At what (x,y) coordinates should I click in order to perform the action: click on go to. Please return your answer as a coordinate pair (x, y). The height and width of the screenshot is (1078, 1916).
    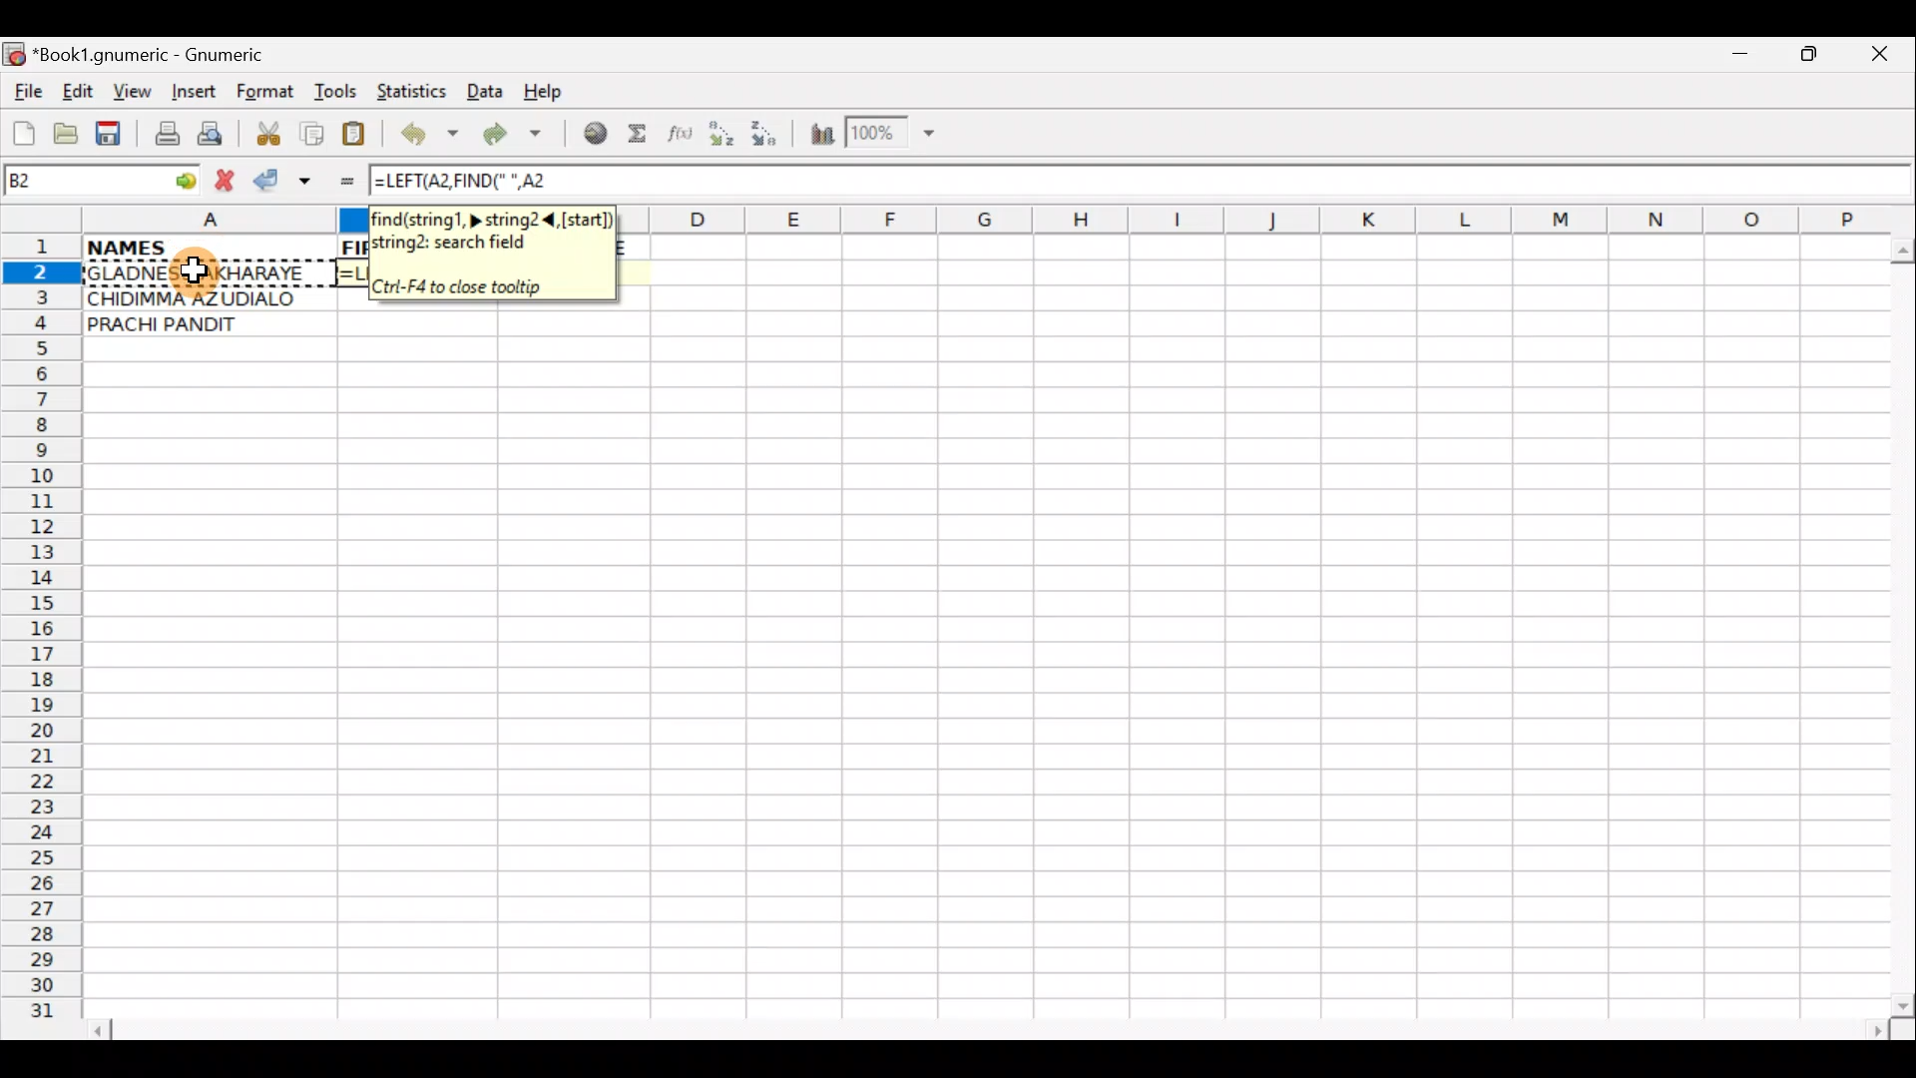
    Looking at the image, I should click on (184, 178).